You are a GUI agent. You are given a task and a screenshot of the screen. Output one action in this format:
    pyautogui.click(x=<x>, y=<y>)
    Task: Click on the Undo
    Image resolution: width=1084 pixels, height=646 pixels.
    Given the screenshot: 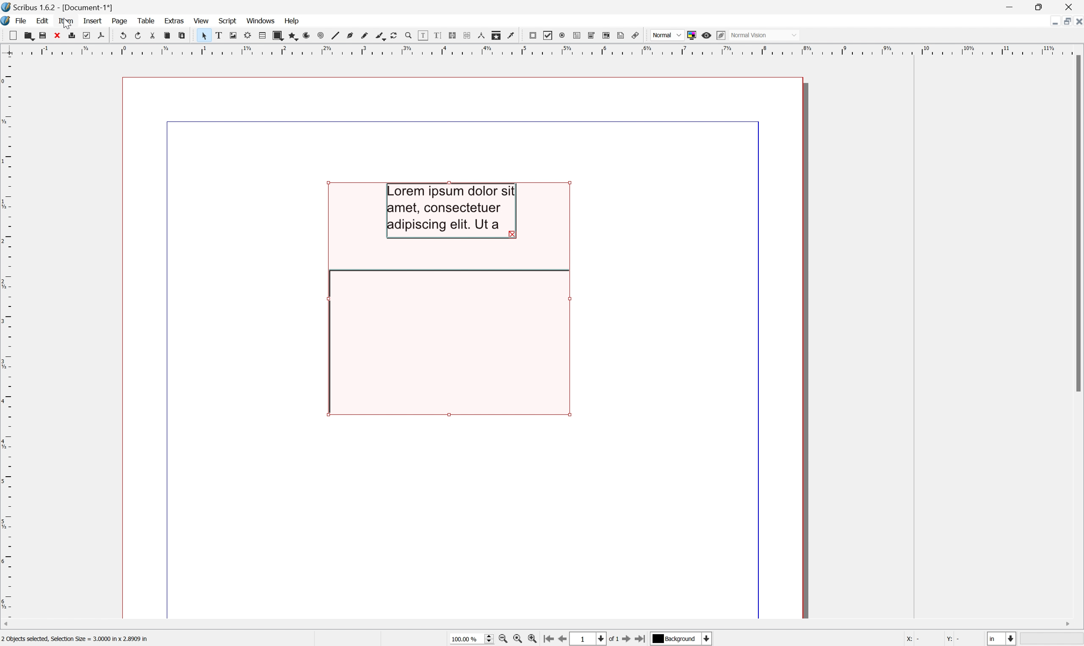 What is the action you would take?
    pyautogui.click(x=120, y=35)
    